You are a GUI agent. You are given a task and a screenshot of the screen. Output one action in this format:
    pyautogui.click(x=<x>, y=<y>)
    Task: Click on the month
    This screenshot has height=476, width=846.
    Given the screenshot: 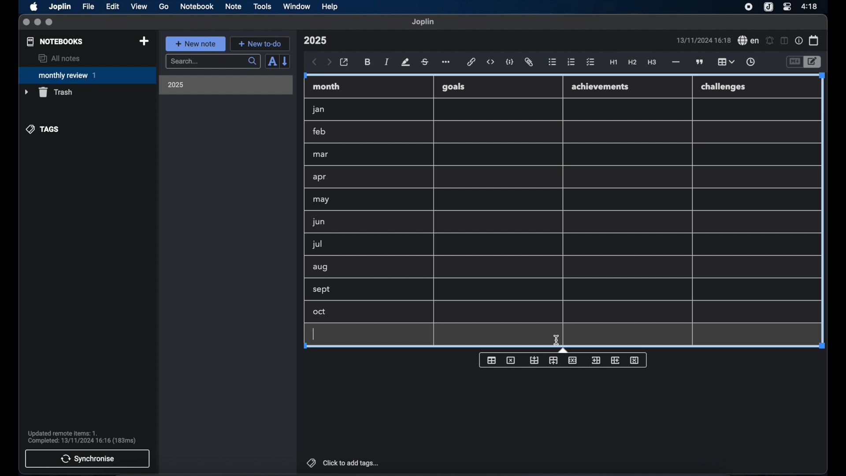 What is the action you would take?
    pyautogui.click(x=327, y=86)
    